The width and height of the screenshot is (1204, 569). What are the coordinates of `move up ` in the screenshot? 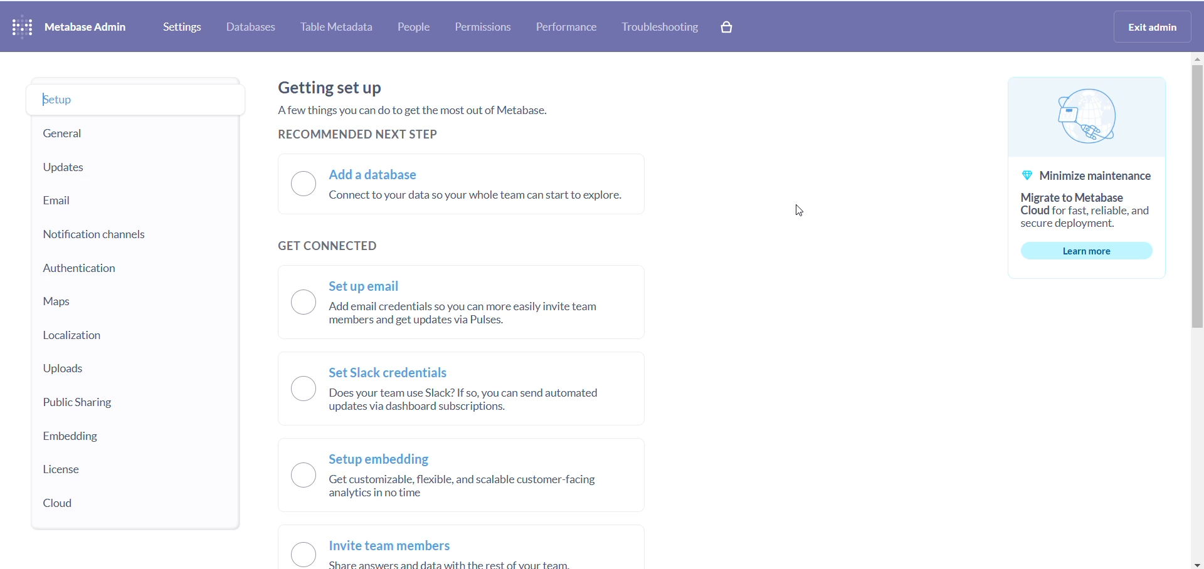 It's located at (1196, 60).